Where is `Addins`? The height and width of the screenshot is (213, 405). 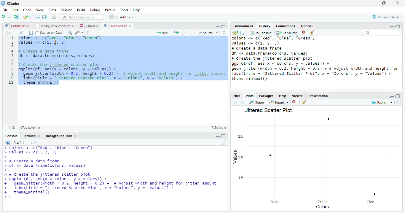 Addins is located at coordinates (127, 17).